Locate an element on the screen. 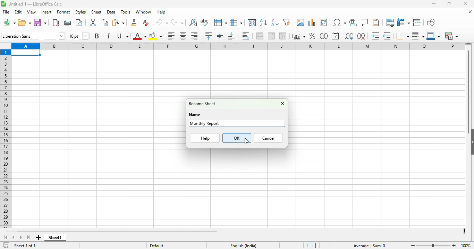  insert is located at coordinates (46, 12).